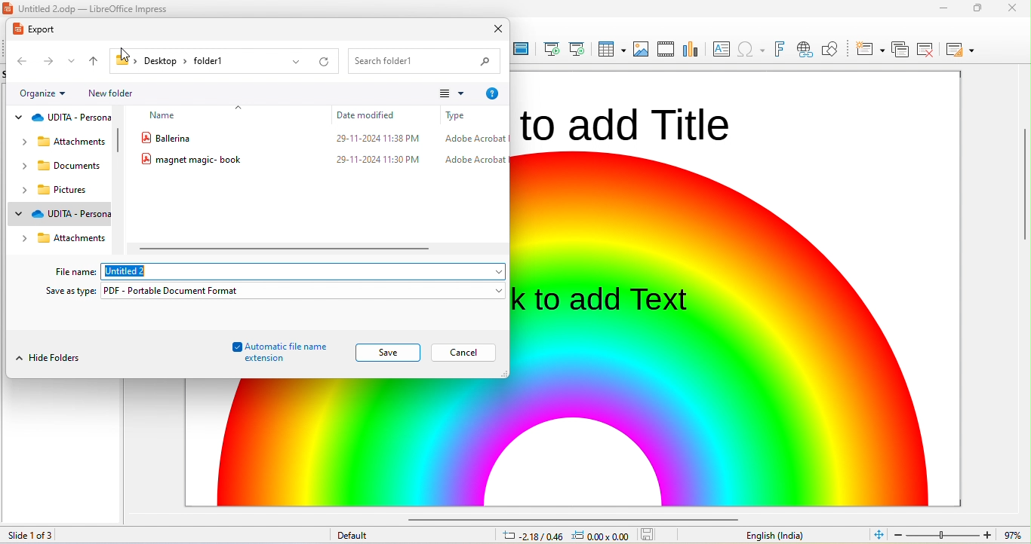 The image size is (1031, 544). What do you see at coordinates (549, 47) in the screenshot?
I see `start from current ` at bounding box center [549, 47].